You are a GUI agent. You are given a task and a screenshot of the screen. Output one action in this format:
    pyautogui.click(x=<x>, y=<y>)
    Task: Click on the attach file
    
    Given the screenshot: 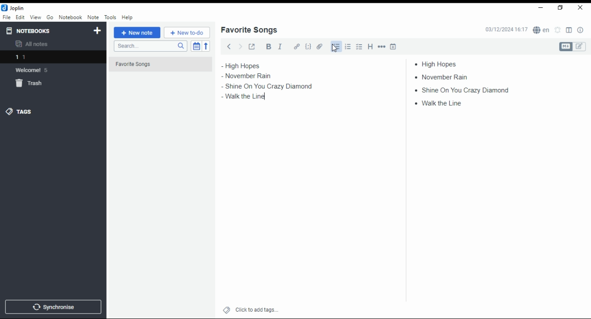 What is the action you would take?
    pyautogui.click(x=320, y=46)
    